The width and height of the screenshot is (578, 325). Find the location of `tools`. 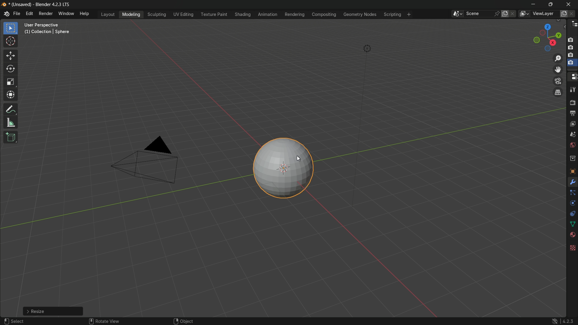

tools is located at coordinates (573, 91).